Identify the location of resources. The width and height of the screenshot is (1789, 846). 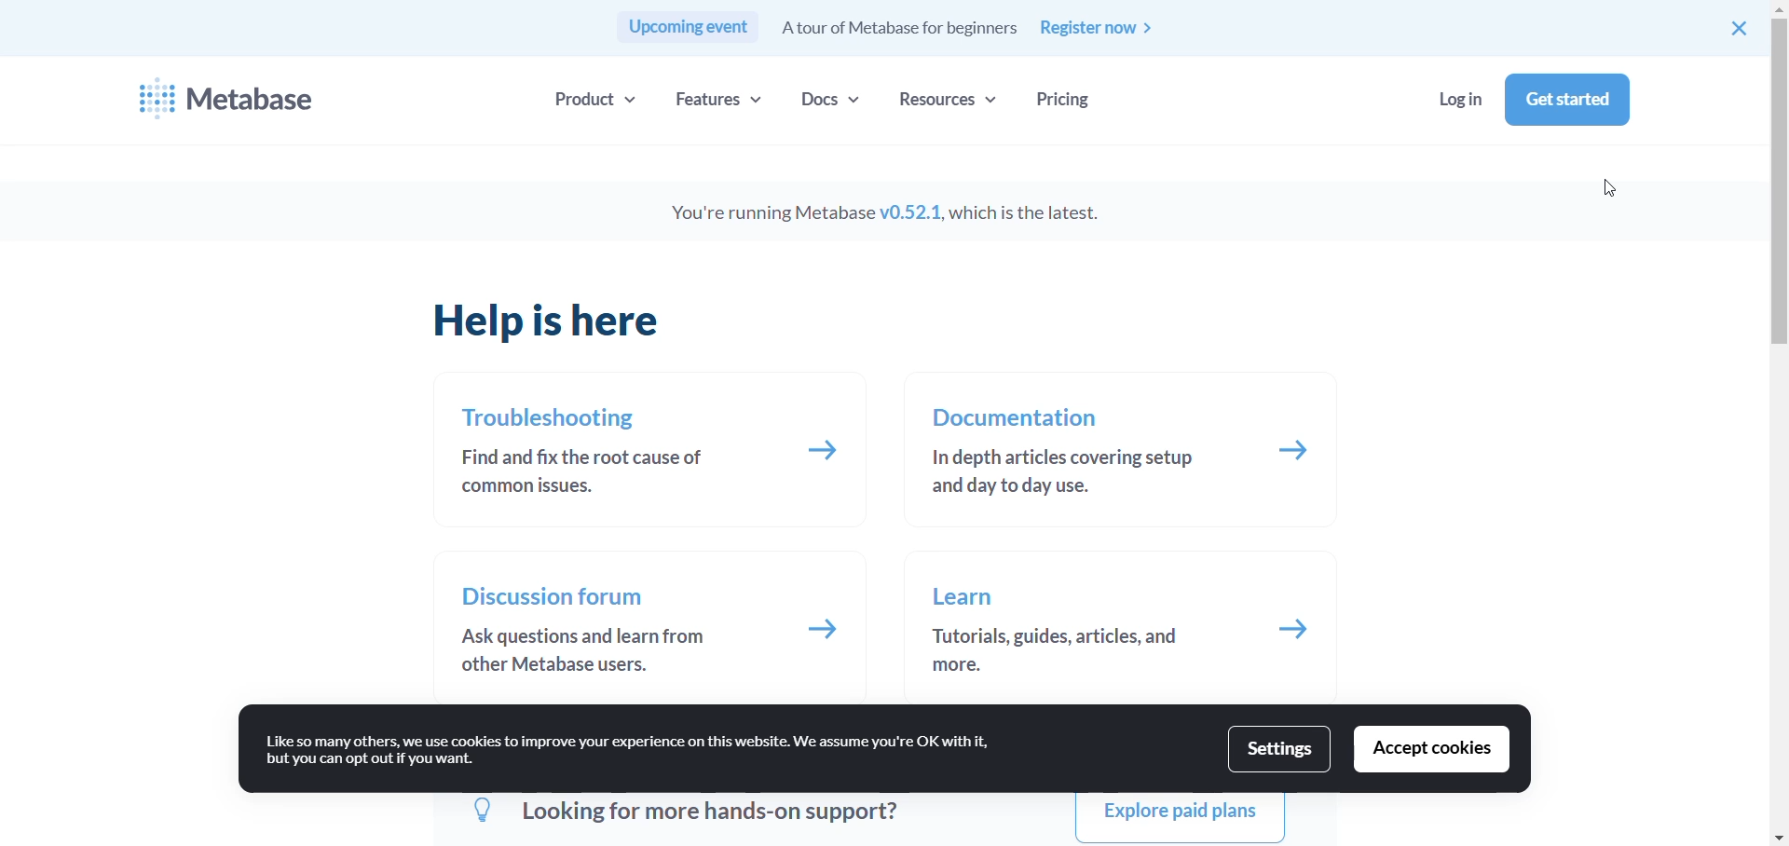
(952, 99).